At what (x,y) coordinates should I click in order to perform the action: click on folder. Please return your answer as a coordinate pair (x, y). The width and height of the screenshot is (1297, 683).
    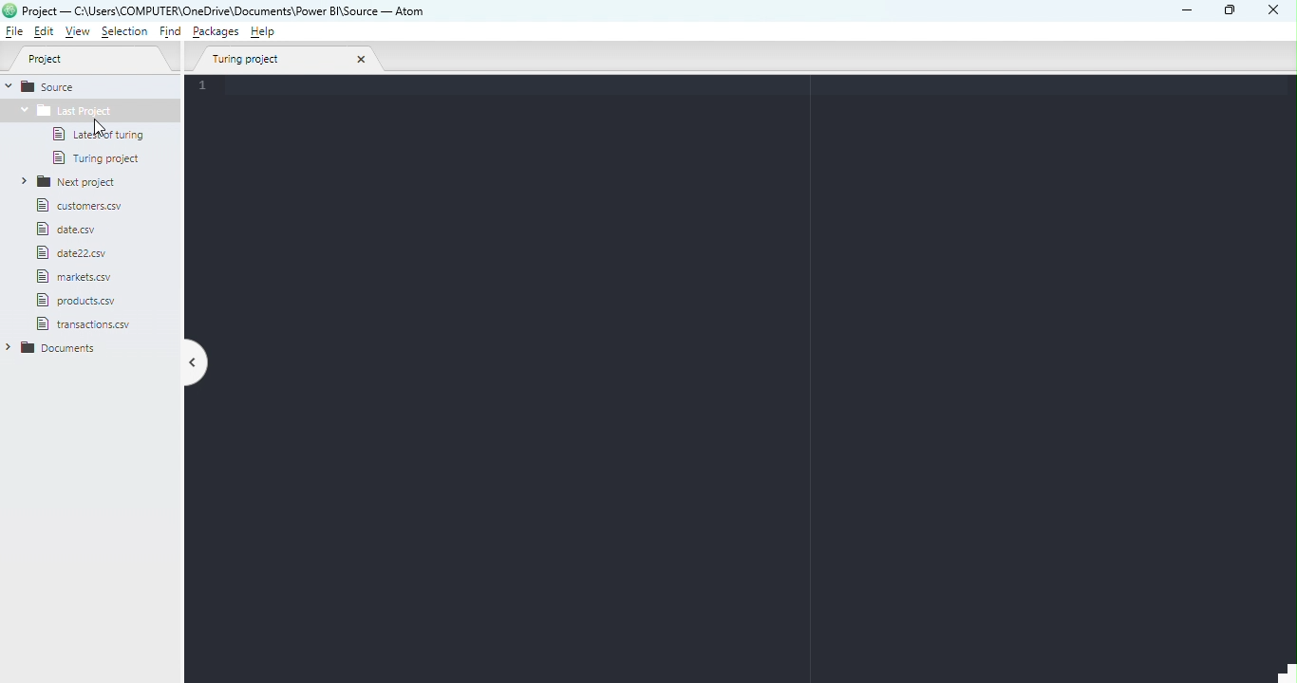
    Looking at the image, I should click on (54, 346).